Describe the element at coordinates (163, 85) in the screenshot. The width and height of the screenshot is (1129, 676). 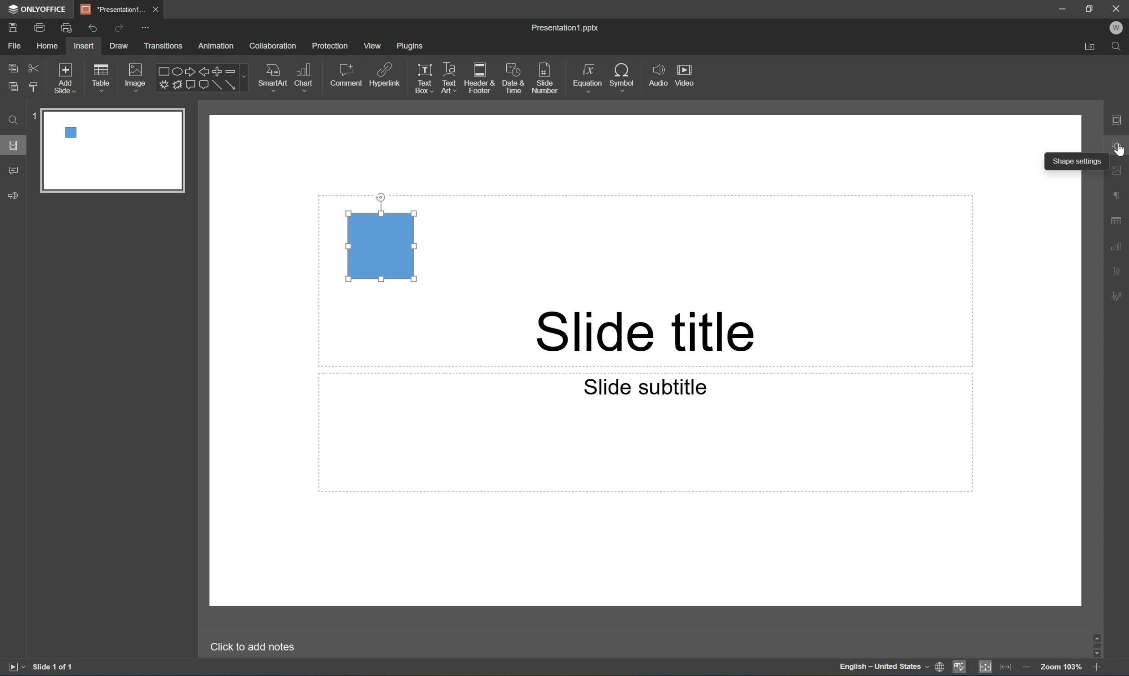
I see `` at that location.